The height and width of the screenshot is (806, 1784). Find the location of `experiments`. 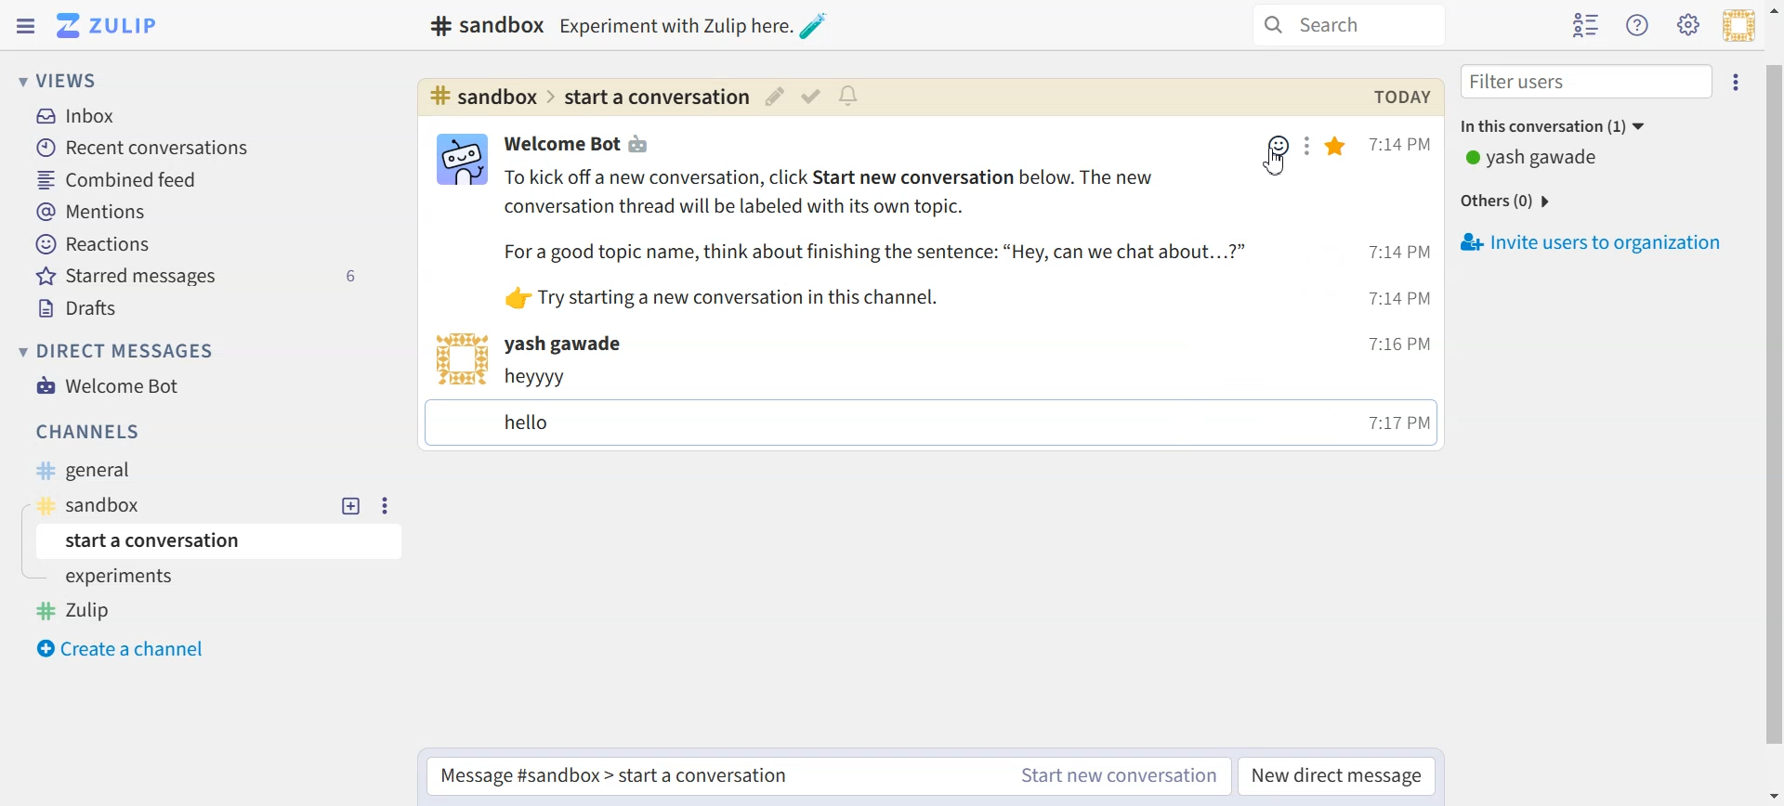

experiments is located at coordinates (125, 578).